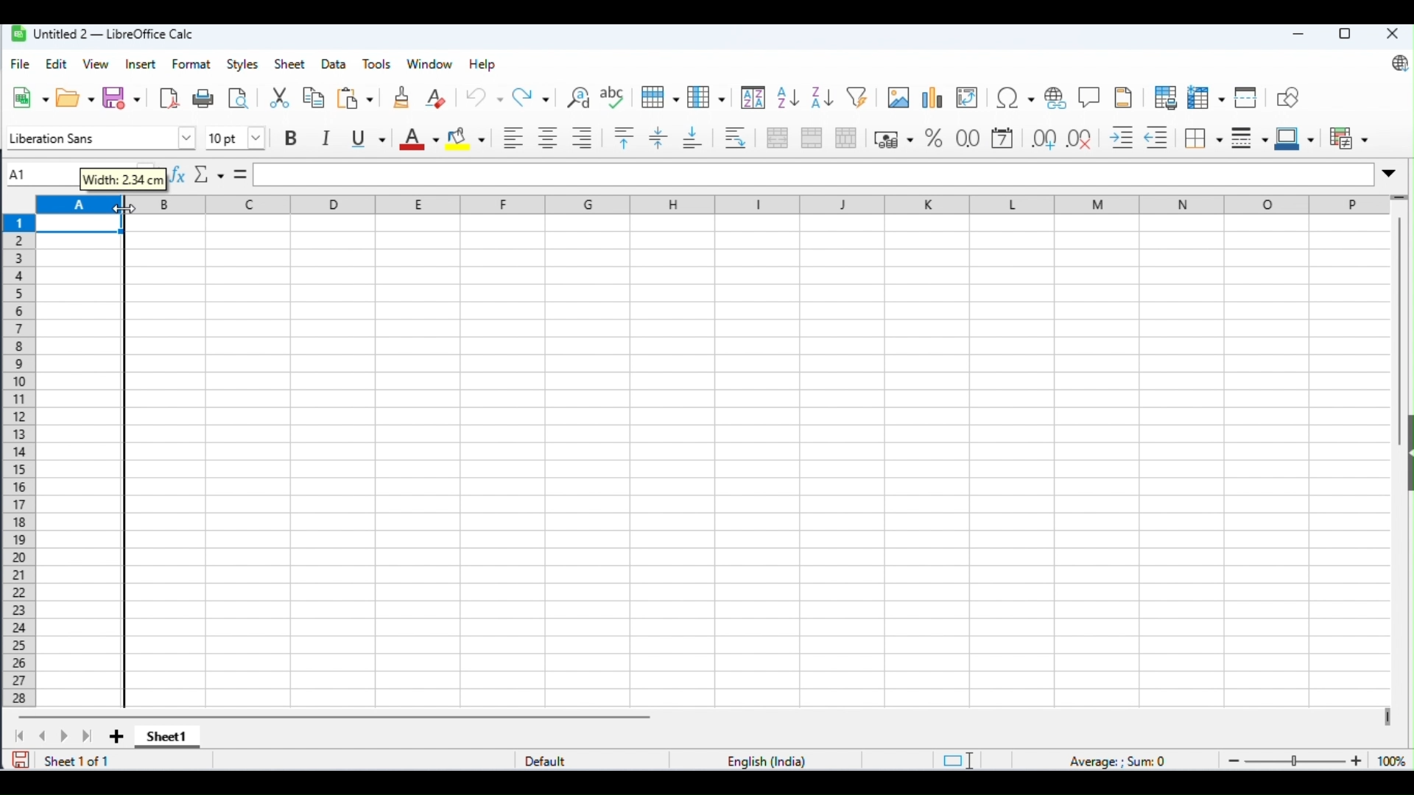  Describe the element at coordinates (379, 65) in the screenshot. I see `tools` at that location.